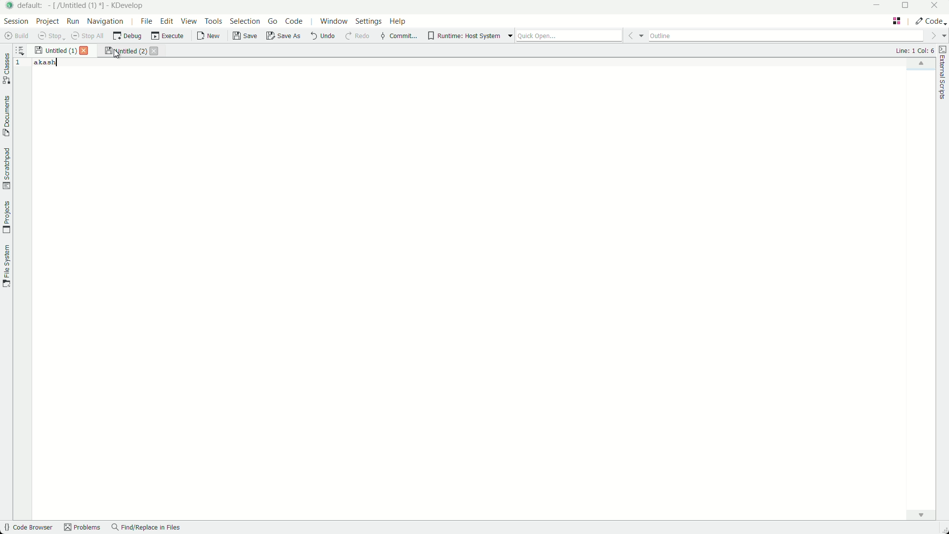 This screenshot has height=534, width=949. I want to click on settings menu, so click(369, 22).